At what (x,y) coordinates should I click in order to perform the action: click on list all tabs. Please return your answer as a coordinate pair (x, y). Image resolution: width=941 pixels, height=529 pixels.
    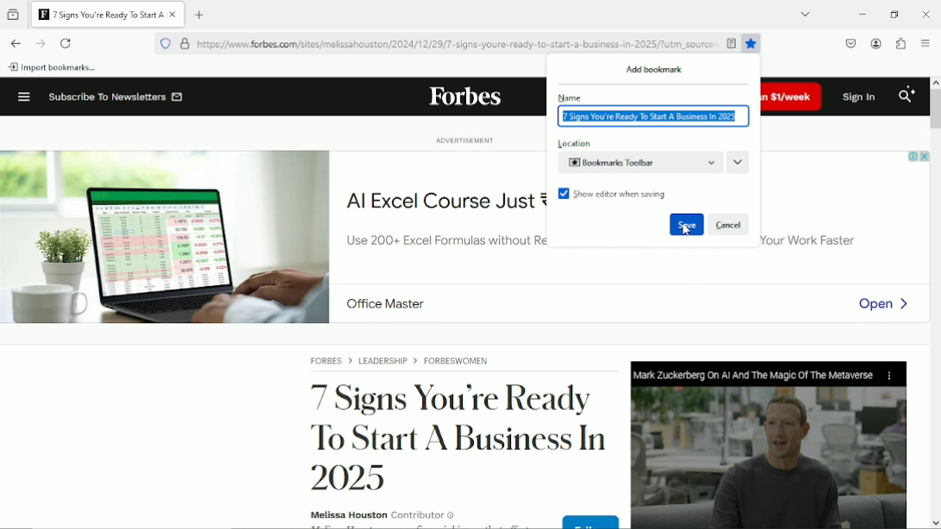
    Looking at the image, I should click on (805, 14).